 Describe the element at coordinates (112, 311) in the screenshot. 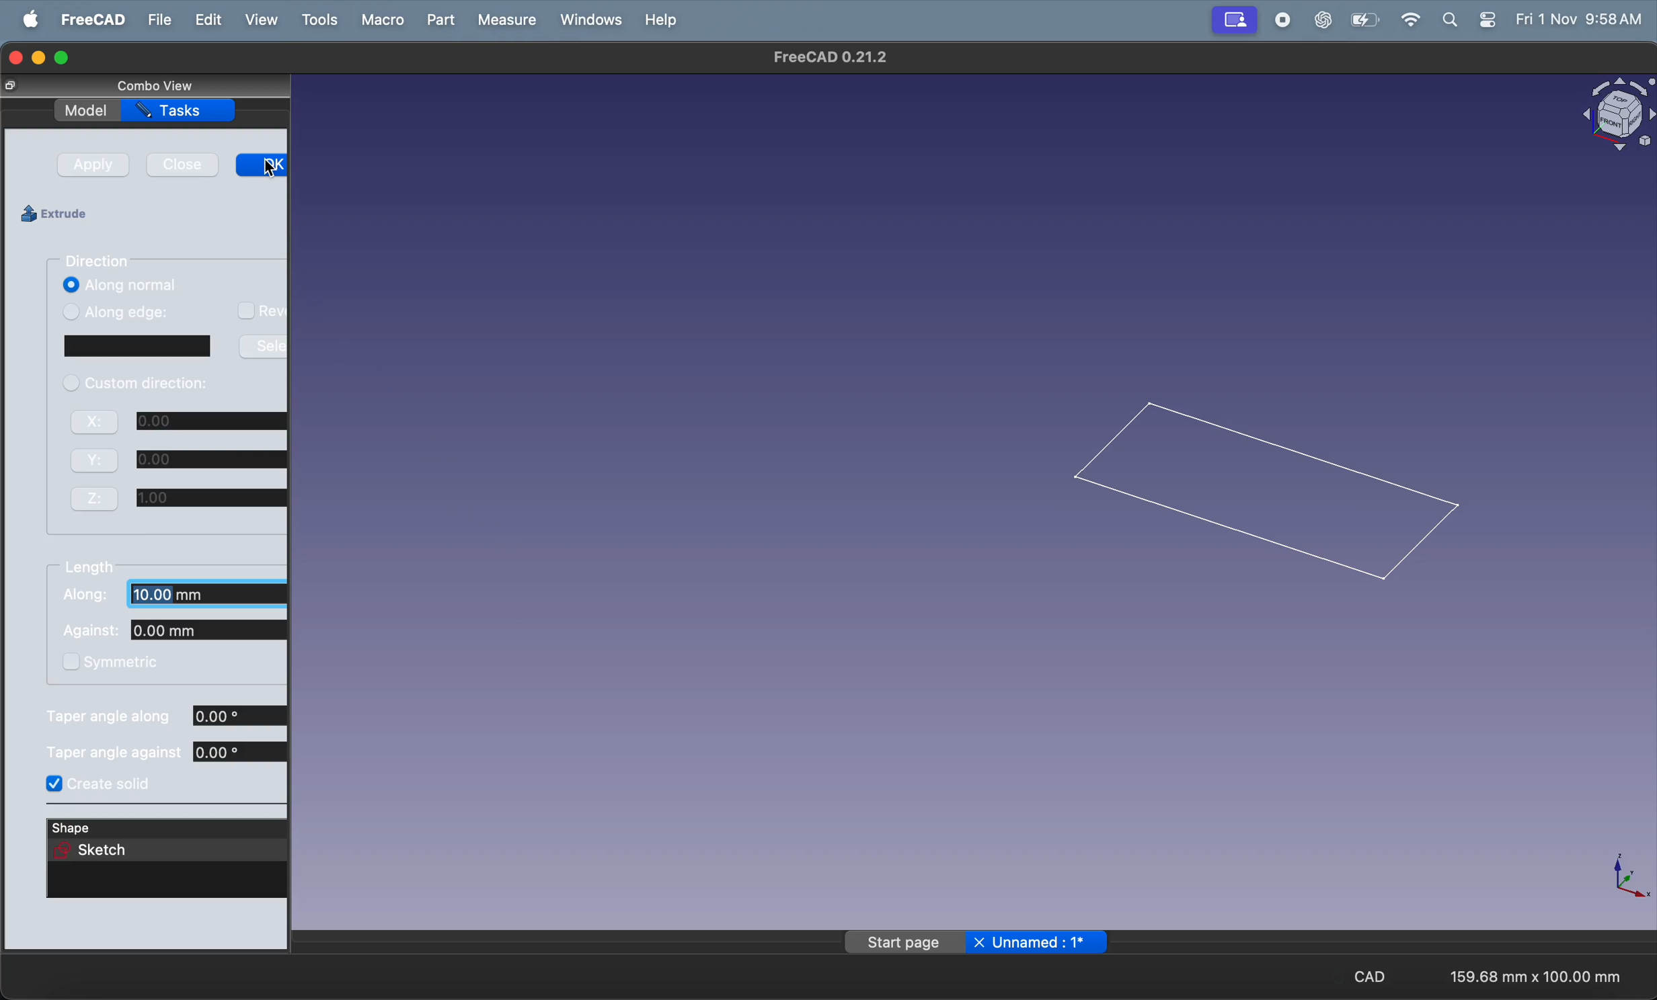

I see `along edge` at that location.